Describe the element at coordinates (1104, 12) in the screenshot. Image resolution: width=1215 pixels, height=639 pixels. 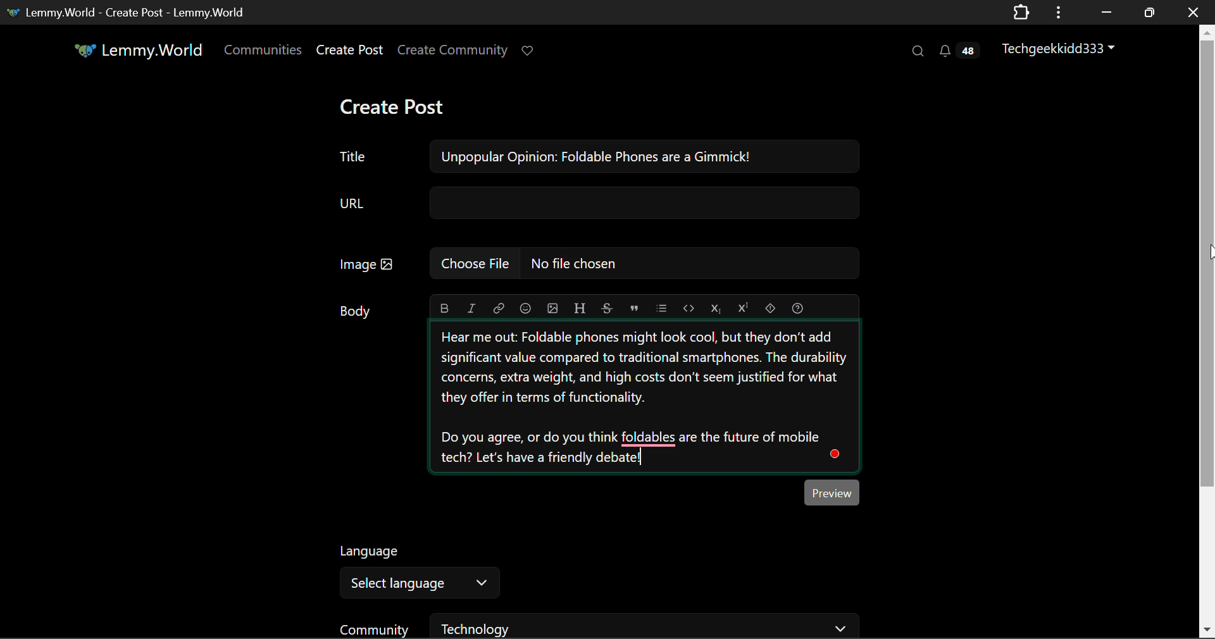
I see `Restore Down` at that location.